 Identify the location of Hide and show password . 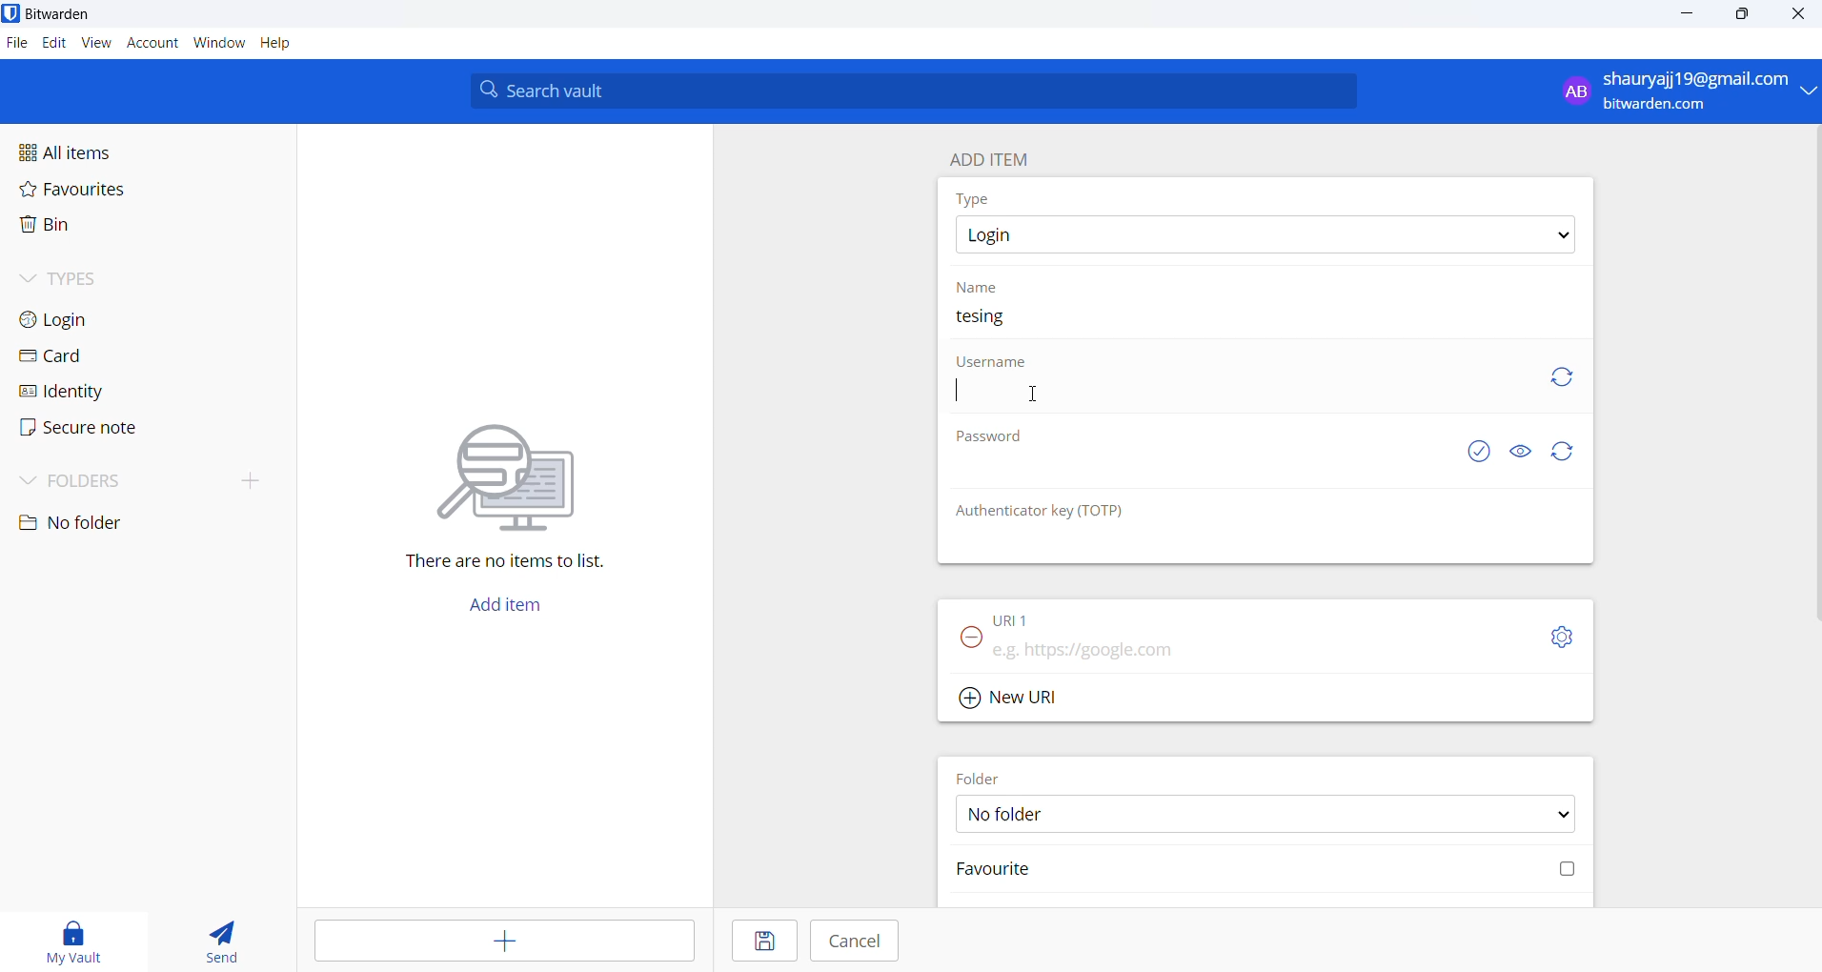
(1520, 452).